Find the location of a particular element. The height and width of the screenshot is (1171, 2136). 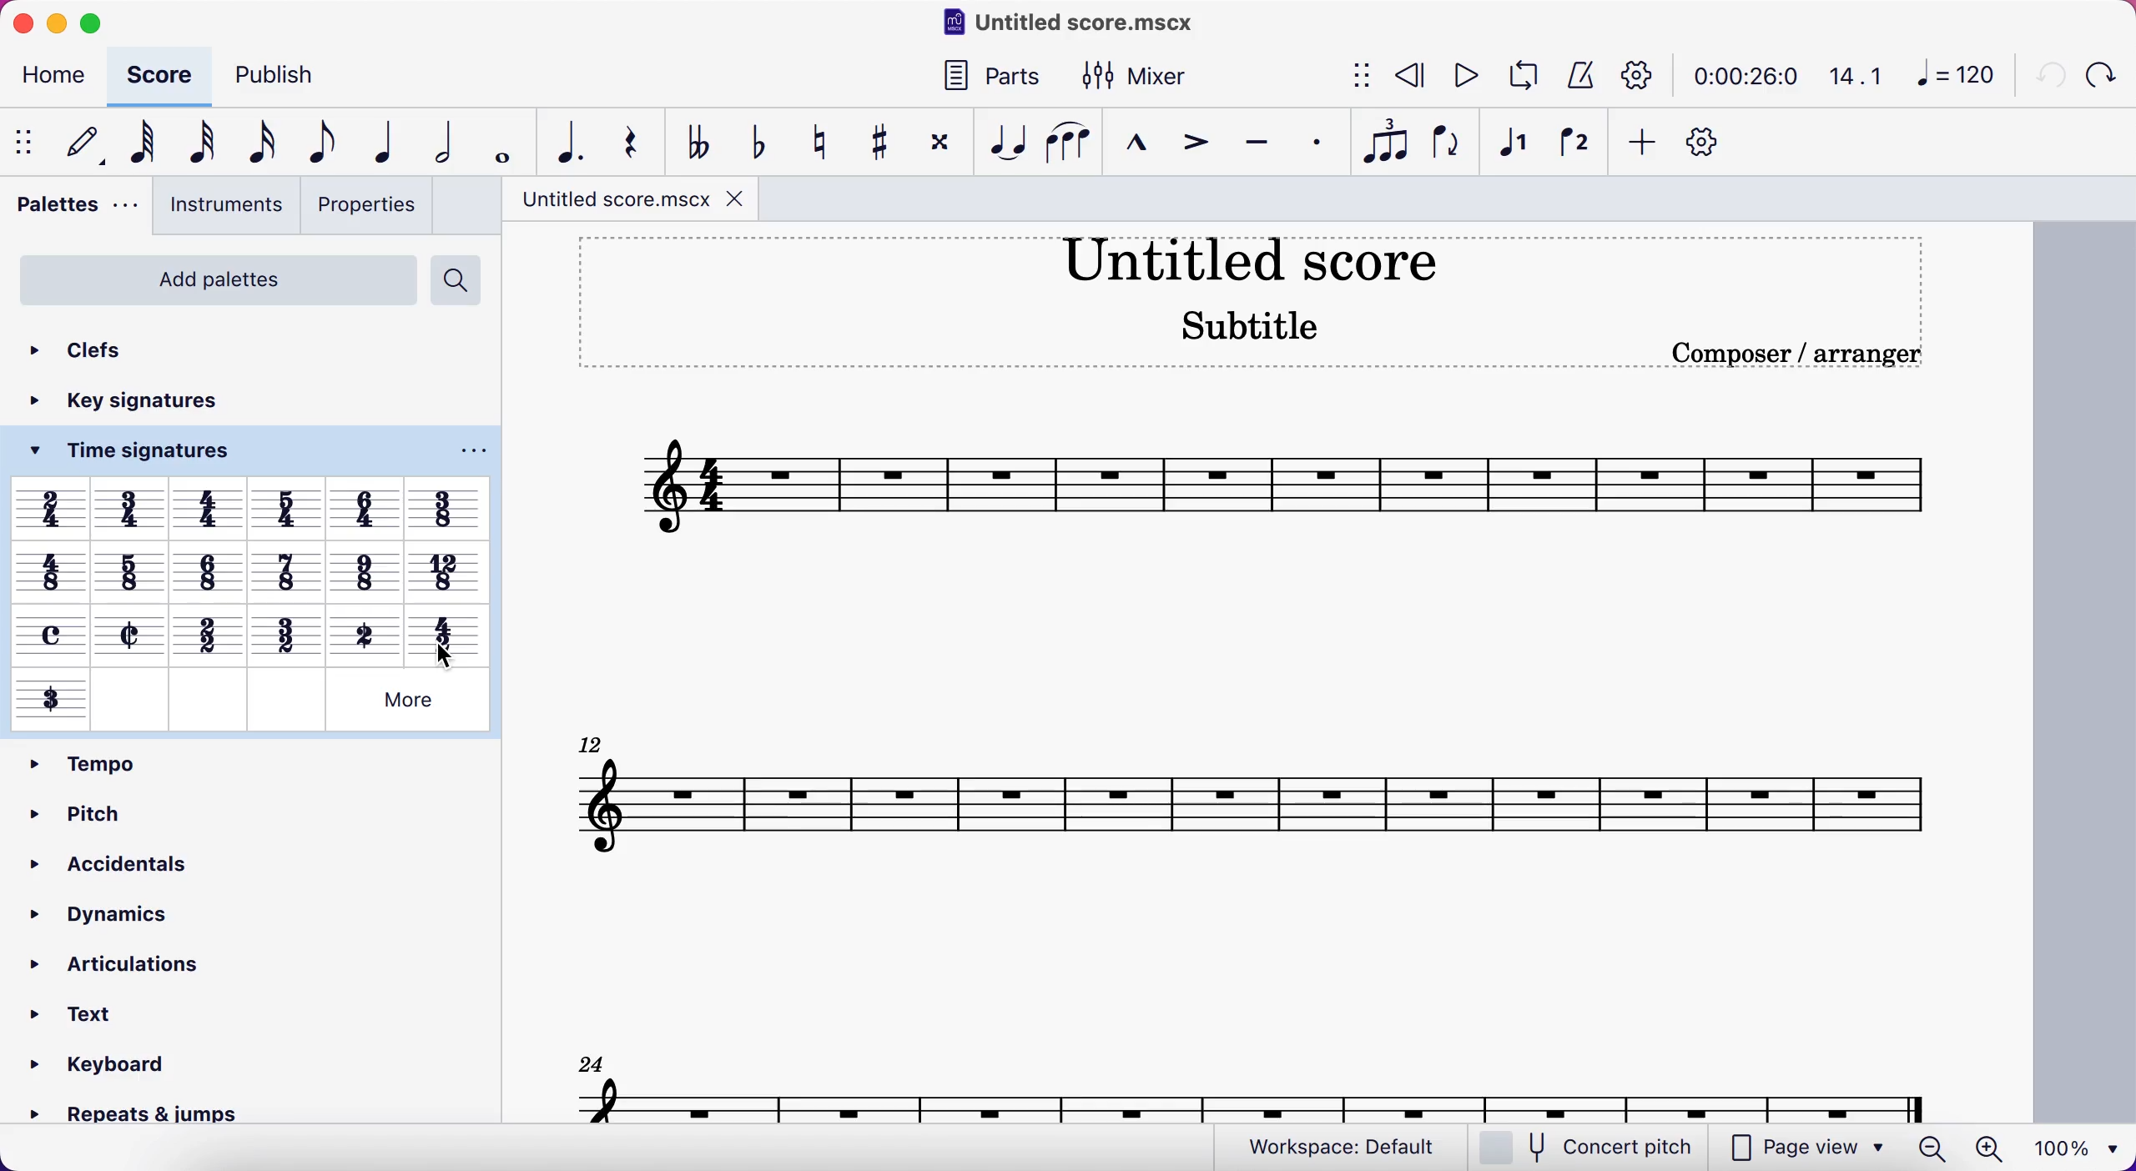

Composer / arranger is located at coordinates (1792, 354).